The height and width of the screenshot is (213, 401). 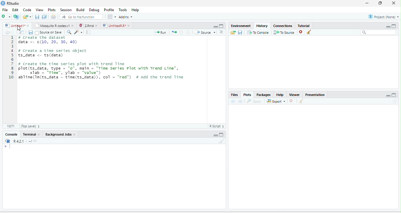 I want to click on Open recent files, so click(x=31, y=17).